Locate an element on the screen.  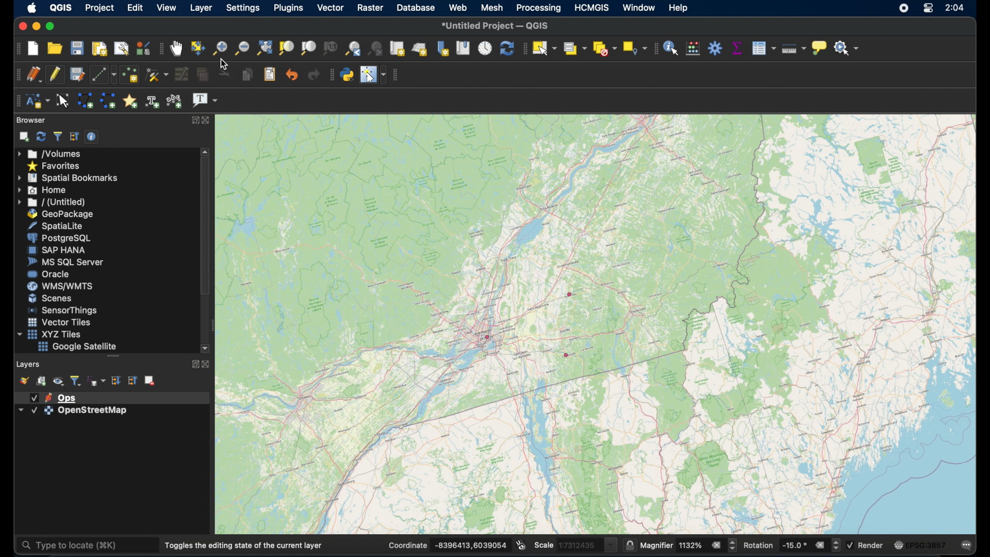
save project is located at coordinates (78, 47).